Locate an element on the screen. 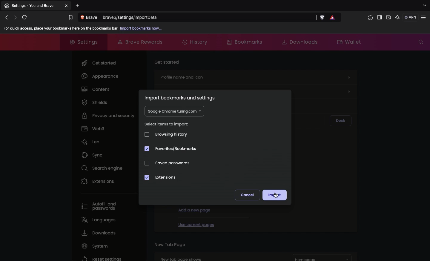 The height and width of the screenshot is (261, 430). Customize and control brave is located at coordinates (425, 18).